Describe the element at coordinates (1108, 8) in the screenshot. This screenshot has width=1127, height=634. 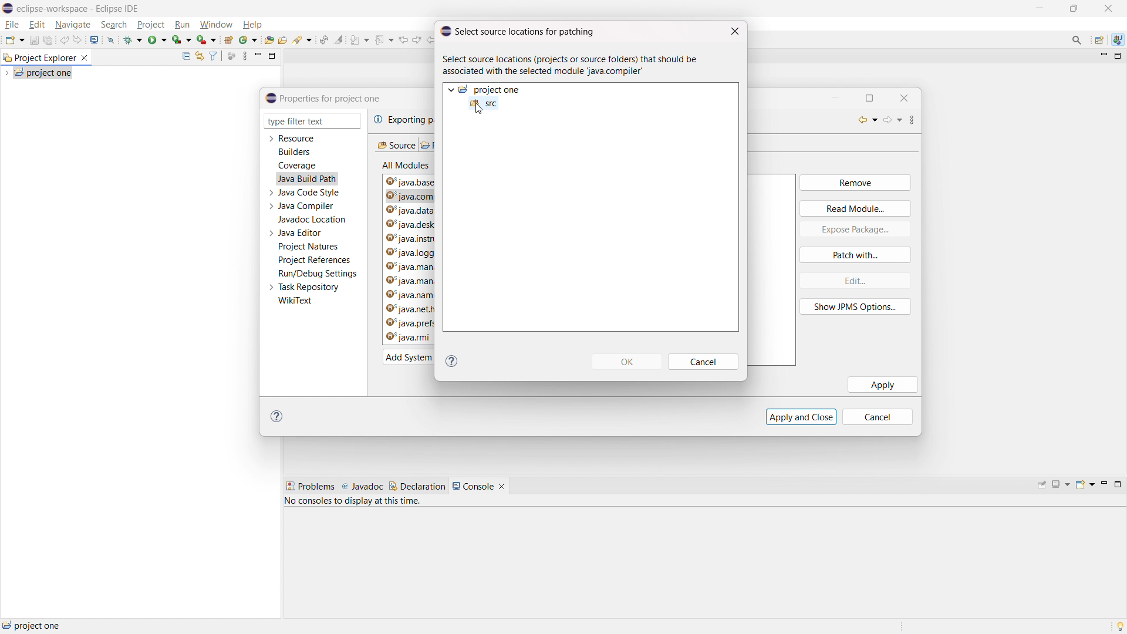
I see `close` at that location.